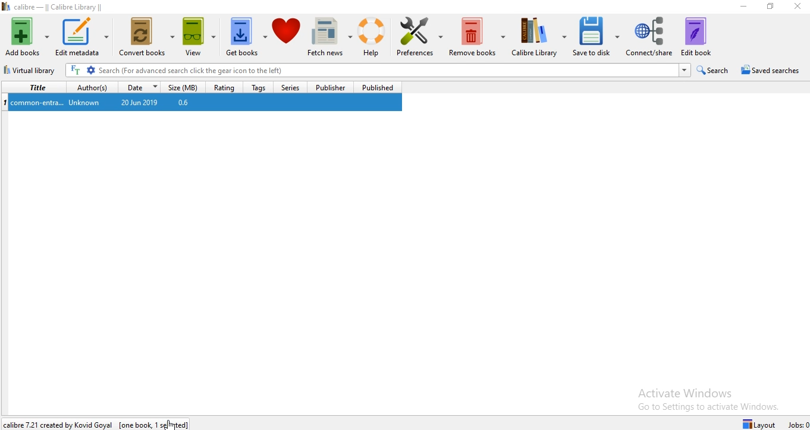  Describe the element at coordinates (541, 37) in the screenshot. I see `Calibre Library` at that location.